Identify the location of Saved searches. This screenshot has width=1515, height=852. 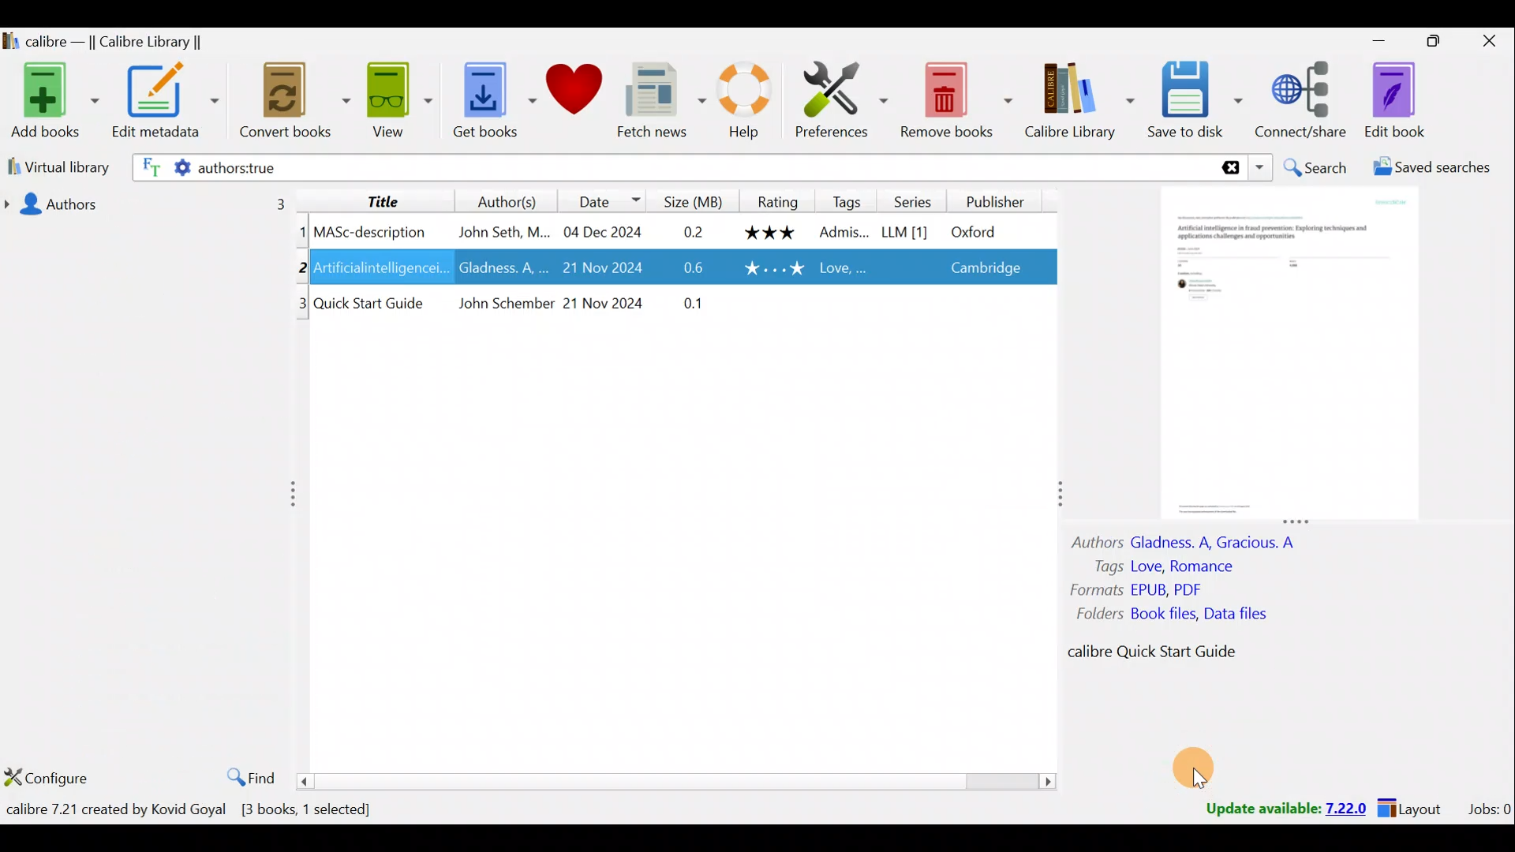
(1441, 167).